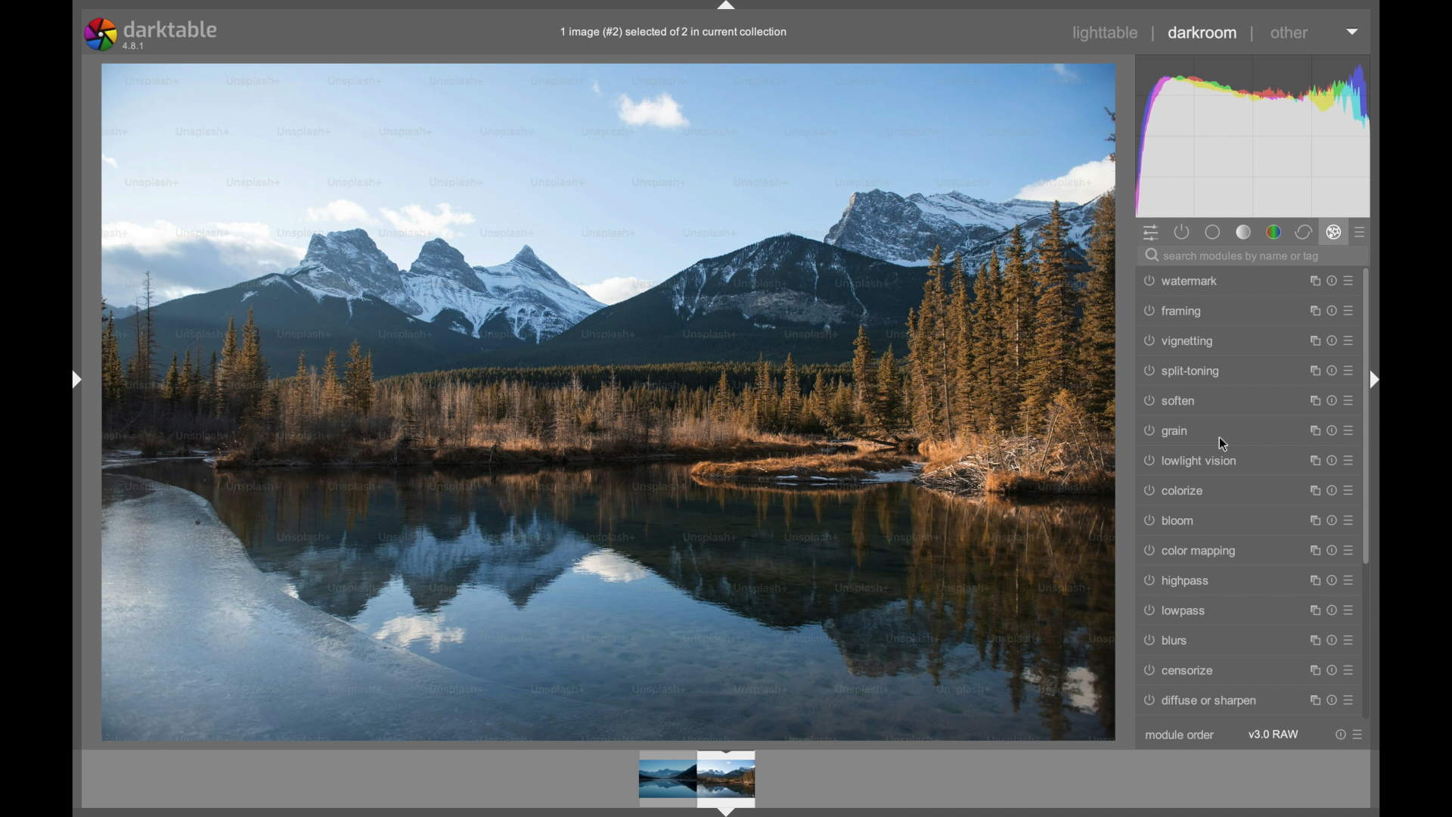  I want to click on highpass, so click(1177, 582).